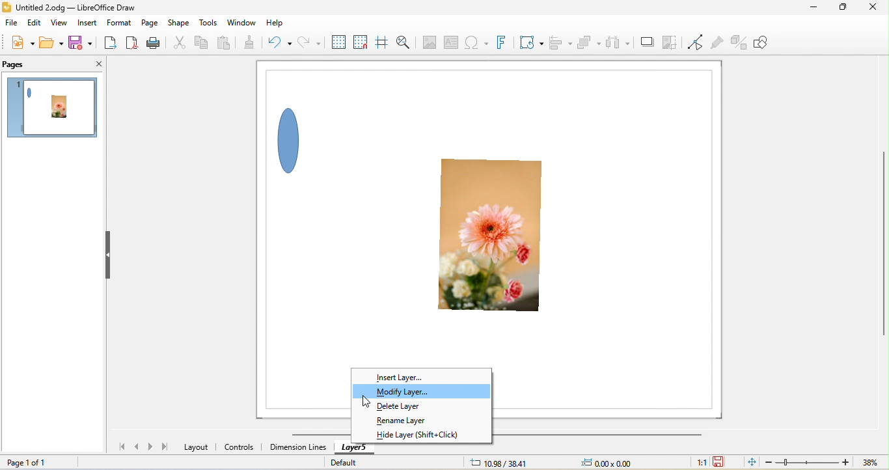 This screenshot has height=470, width=889. I want to click on text box, so click(452, 43).